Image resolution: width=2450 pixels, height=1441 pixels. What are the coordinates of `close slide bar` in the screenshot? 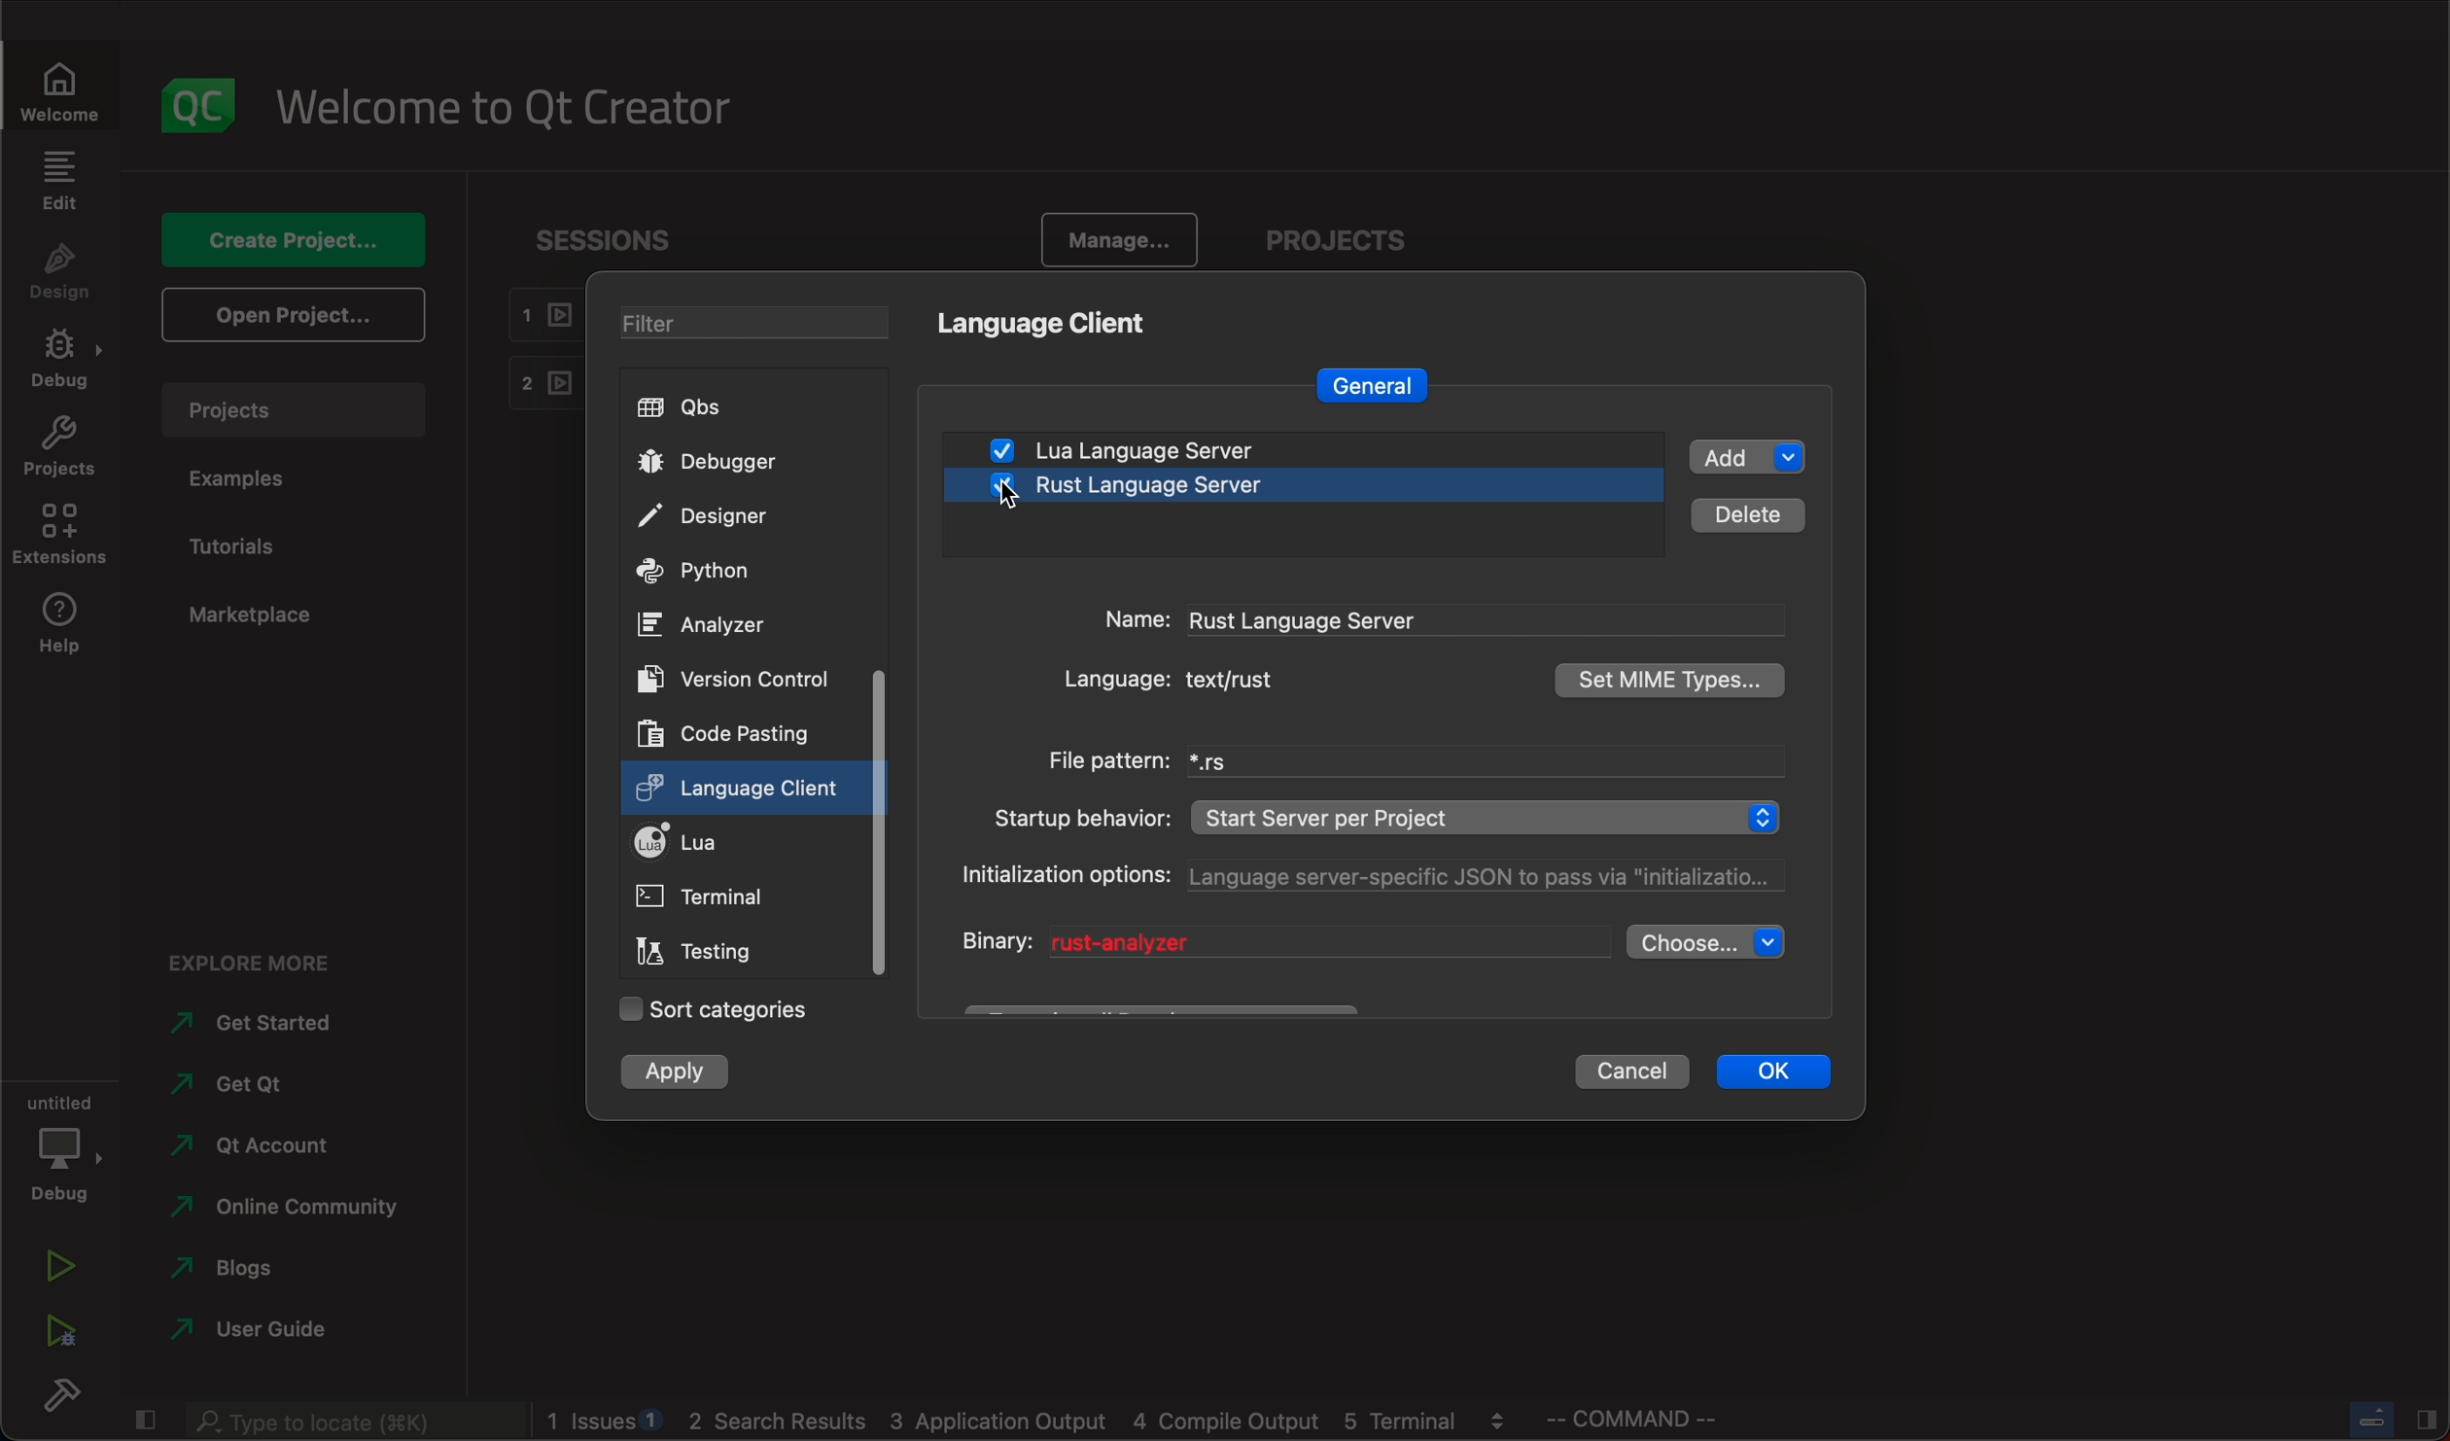 It's located at (143, 1422).